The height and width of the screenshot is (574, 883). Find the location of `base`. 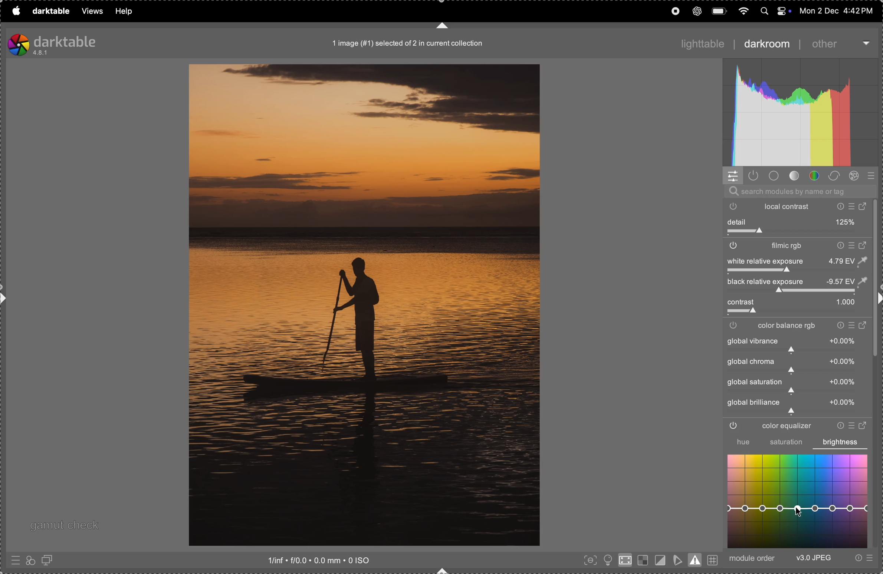

base is located at coordinates (774, 176).